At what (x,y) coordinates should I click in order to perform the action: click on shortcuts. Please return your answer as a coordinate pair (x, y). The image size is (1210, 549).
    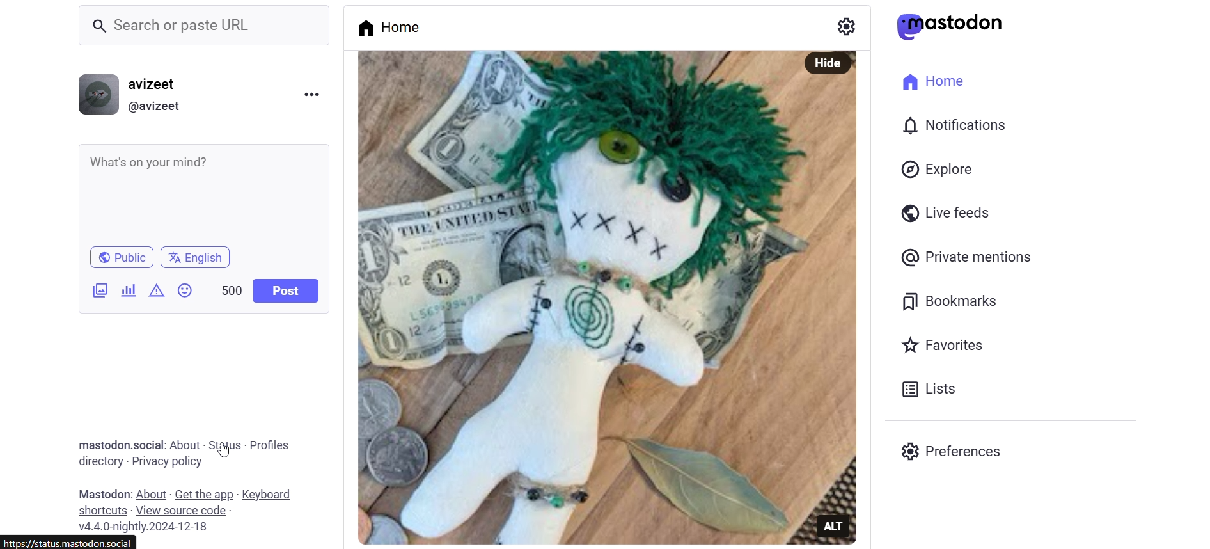
    Looking at the image, I should click on (102, 509).